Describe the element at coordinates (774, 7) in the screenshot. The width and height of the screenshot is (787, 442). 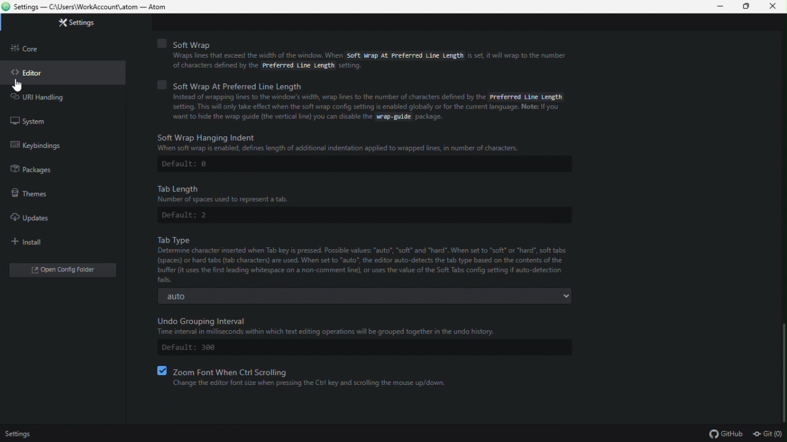
I see `Close` at that location.